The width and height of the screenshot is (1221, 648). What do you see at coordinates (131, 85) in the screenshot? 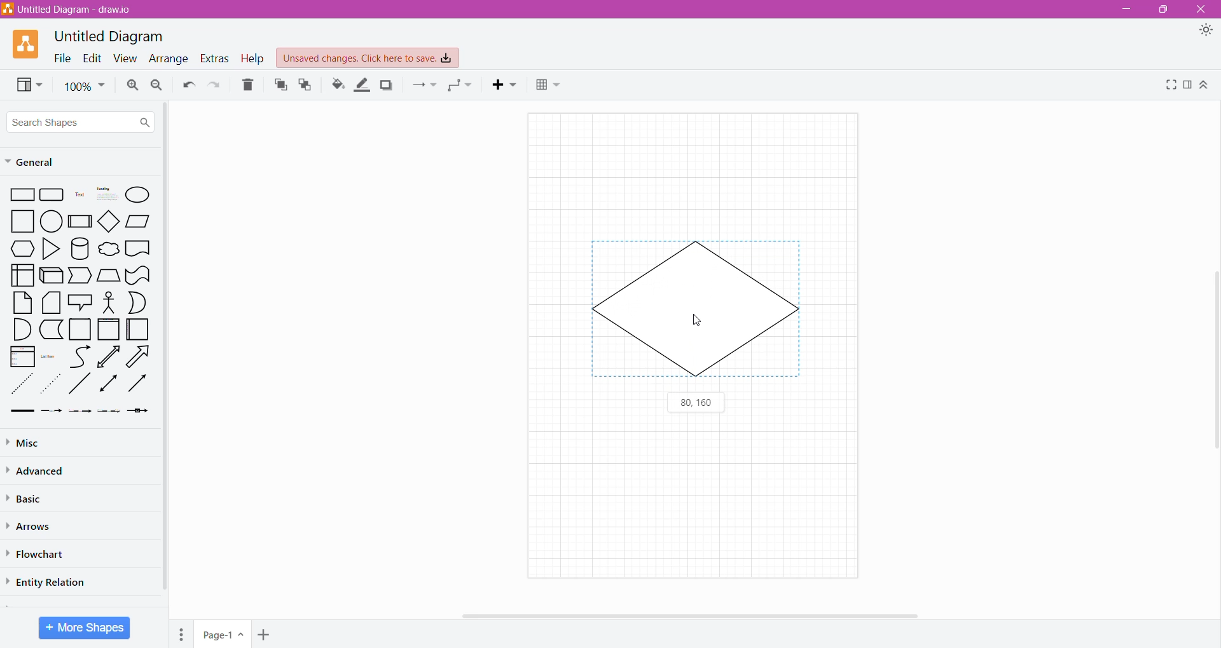
I see `Zoom In` at bounding box center [131, 85].